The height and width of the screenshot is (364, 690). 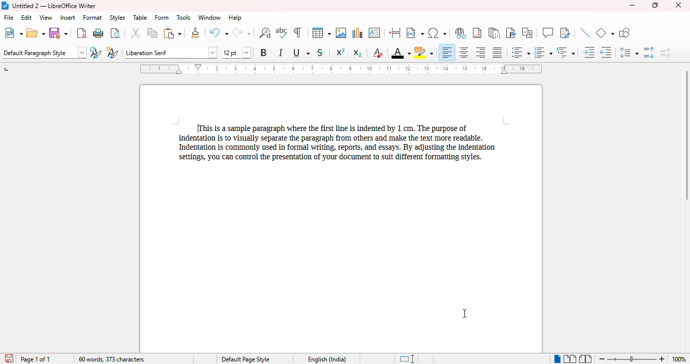 I want to click on ruler, so click(x=340, y=69).